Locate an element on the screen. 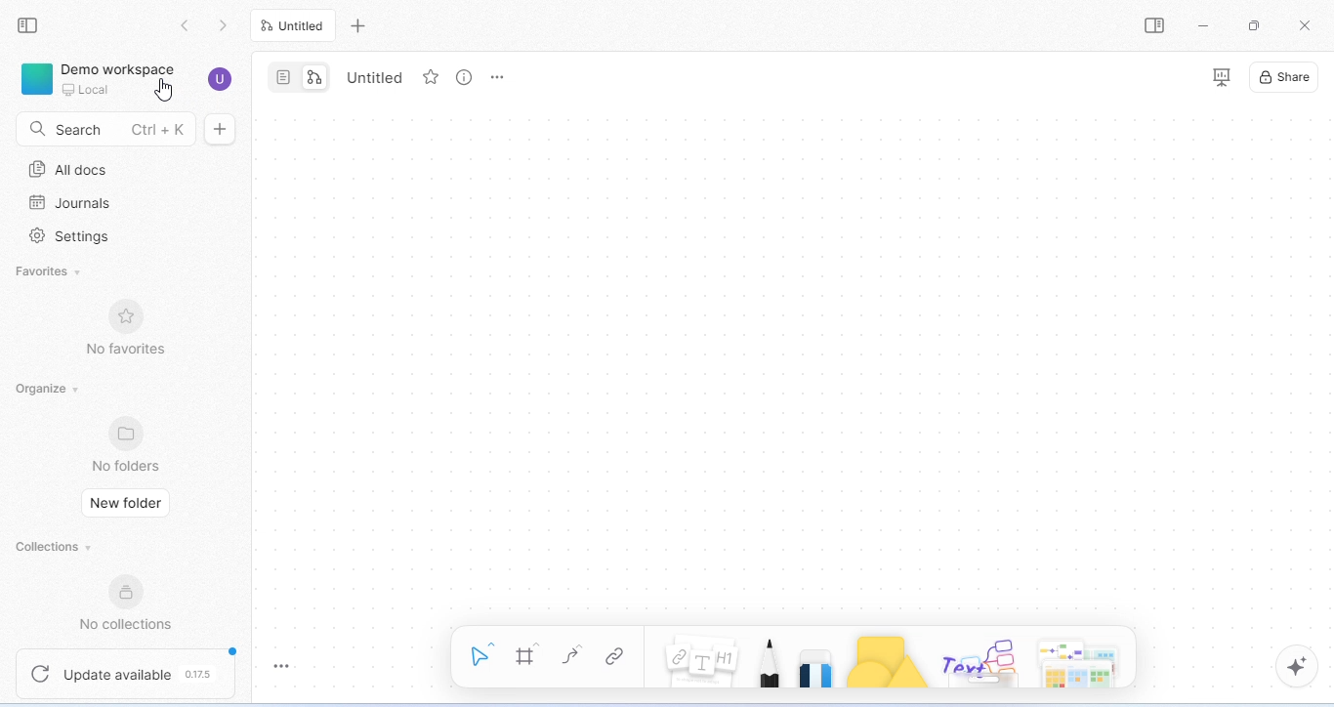 This screenshot has height=707, width=1334. frame is located at coordinates (529, 655).